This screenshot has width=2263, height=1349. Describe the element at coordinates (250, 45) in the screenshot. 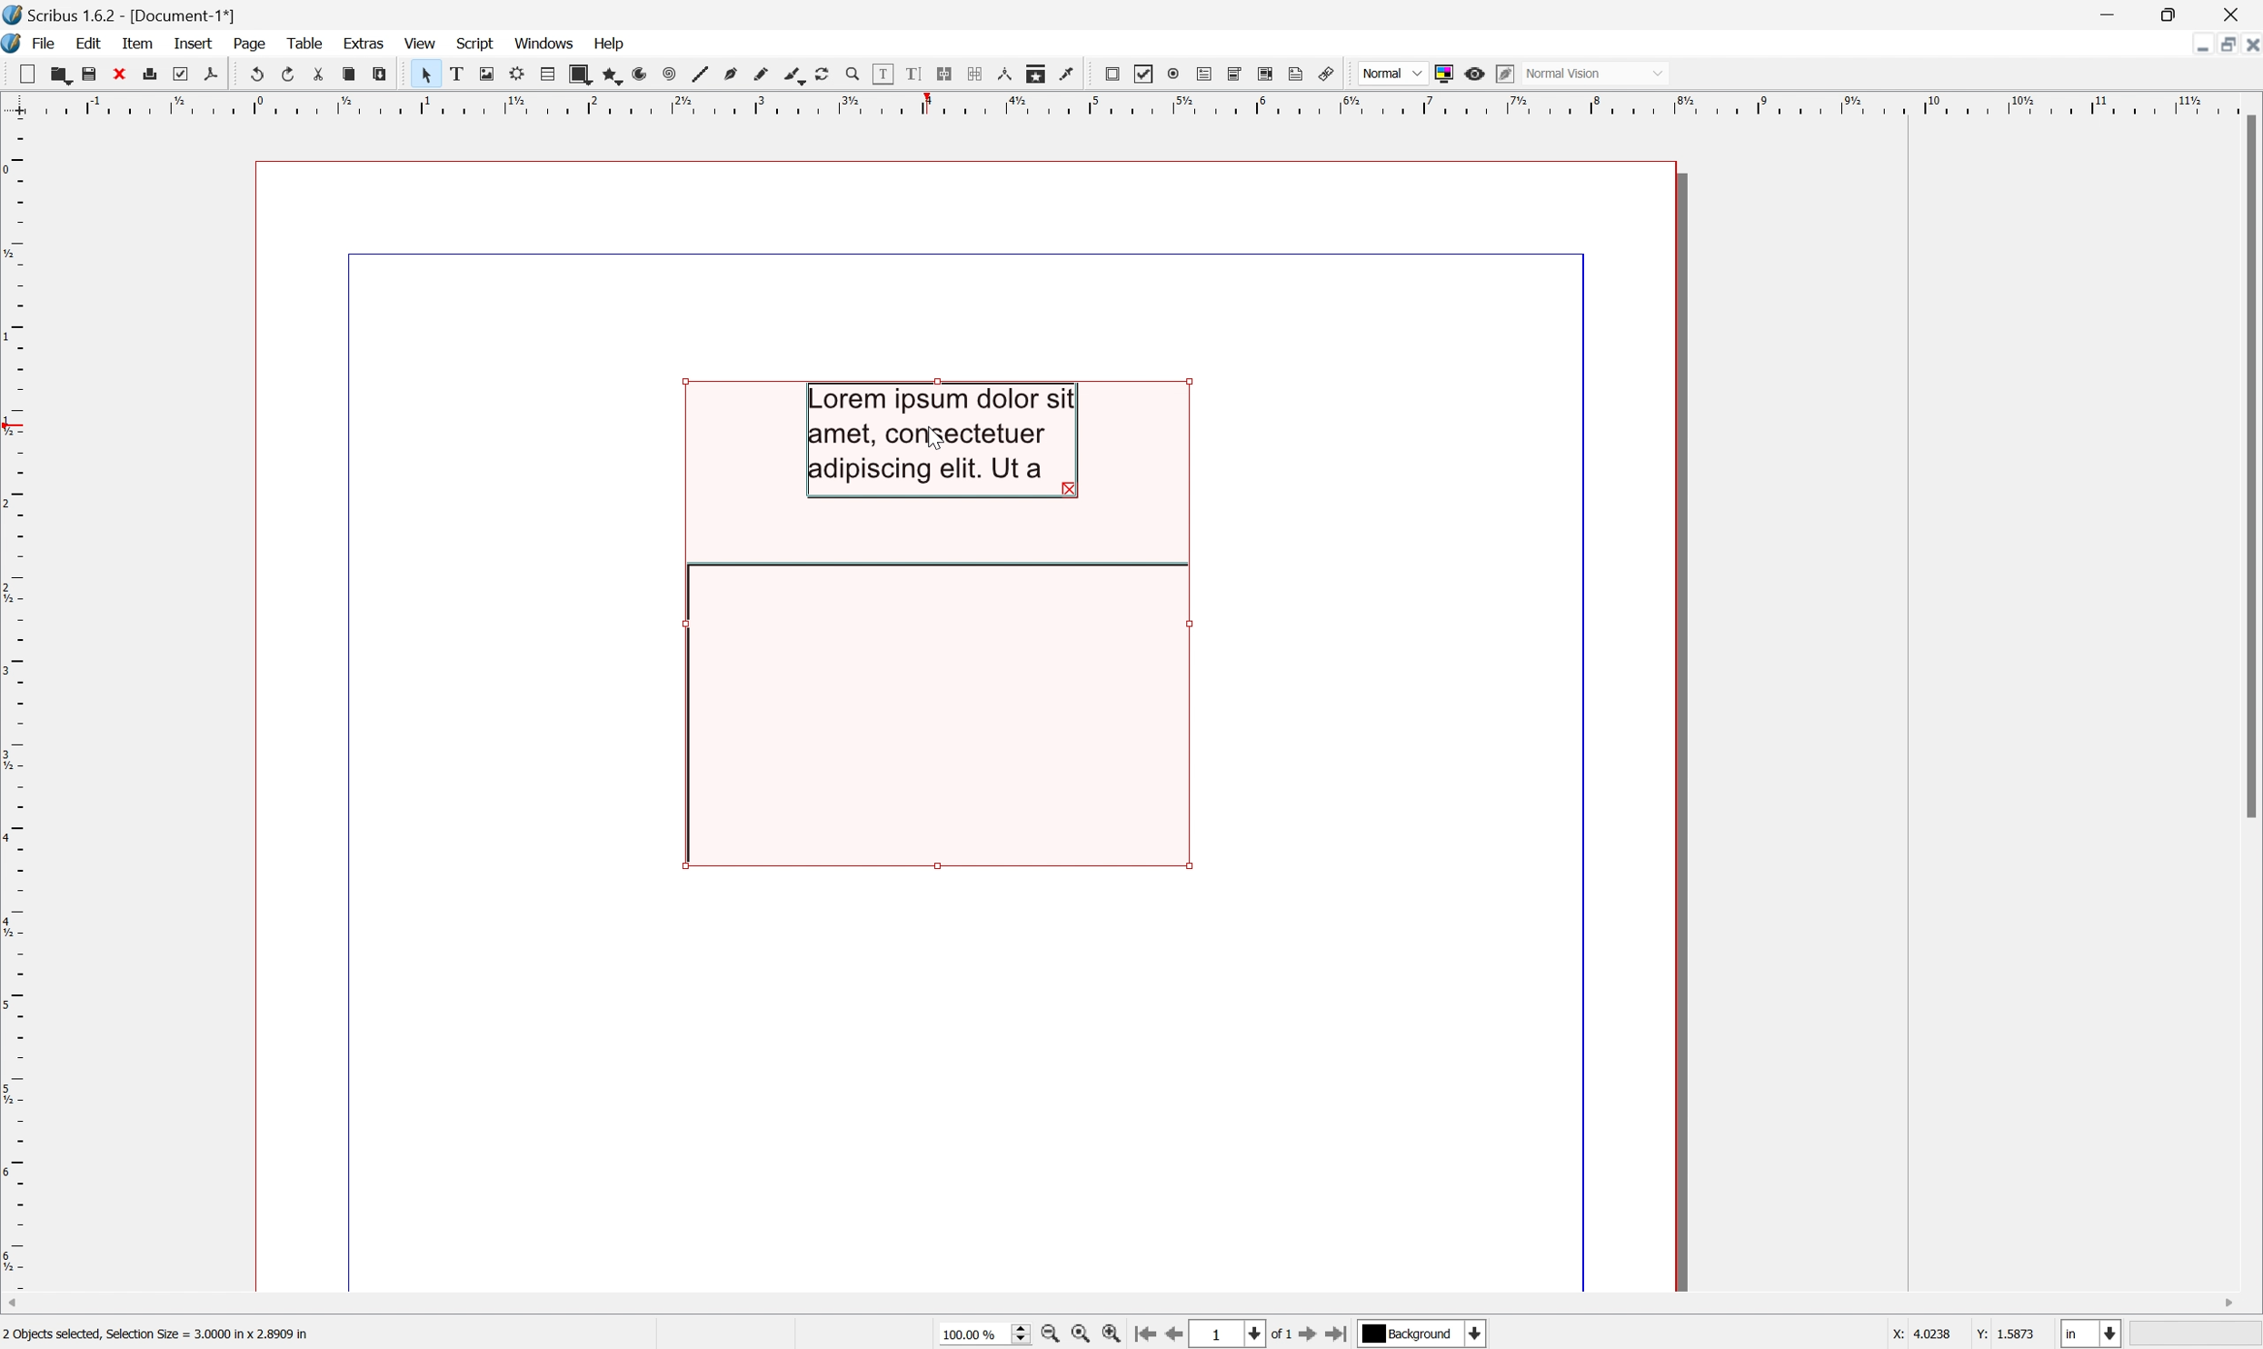

I see `Page` at that location.